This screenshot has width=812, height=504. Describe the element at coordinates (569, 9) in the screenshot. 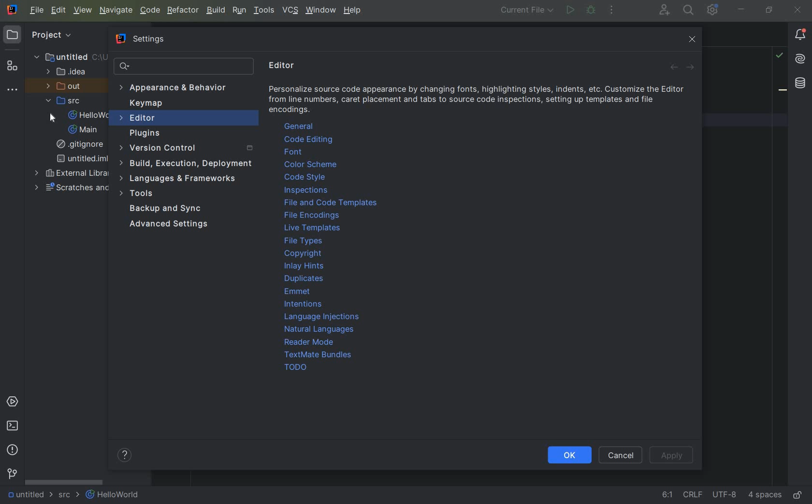

I see `run` at that location.